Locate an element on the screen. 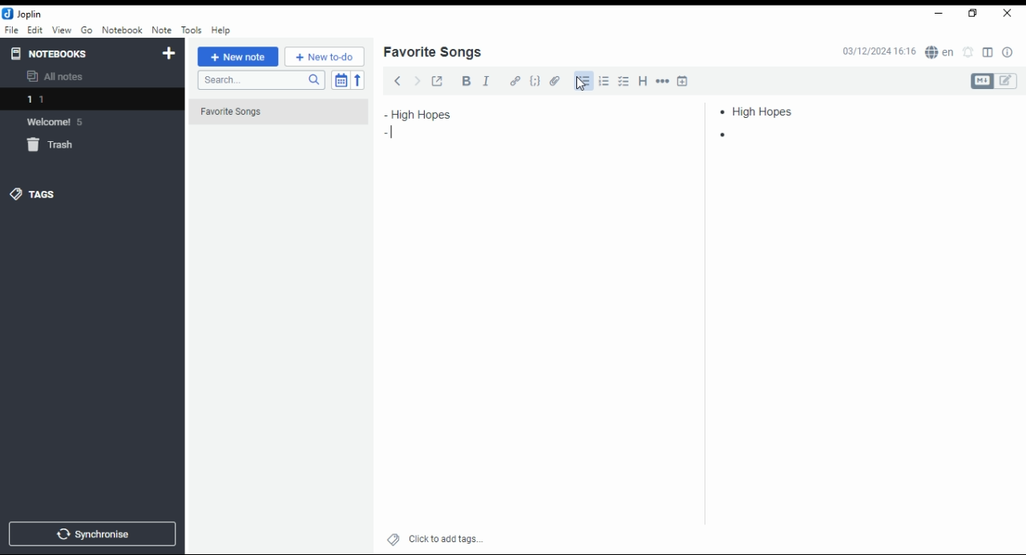  toggle layout is located at coordinates (988, 53).